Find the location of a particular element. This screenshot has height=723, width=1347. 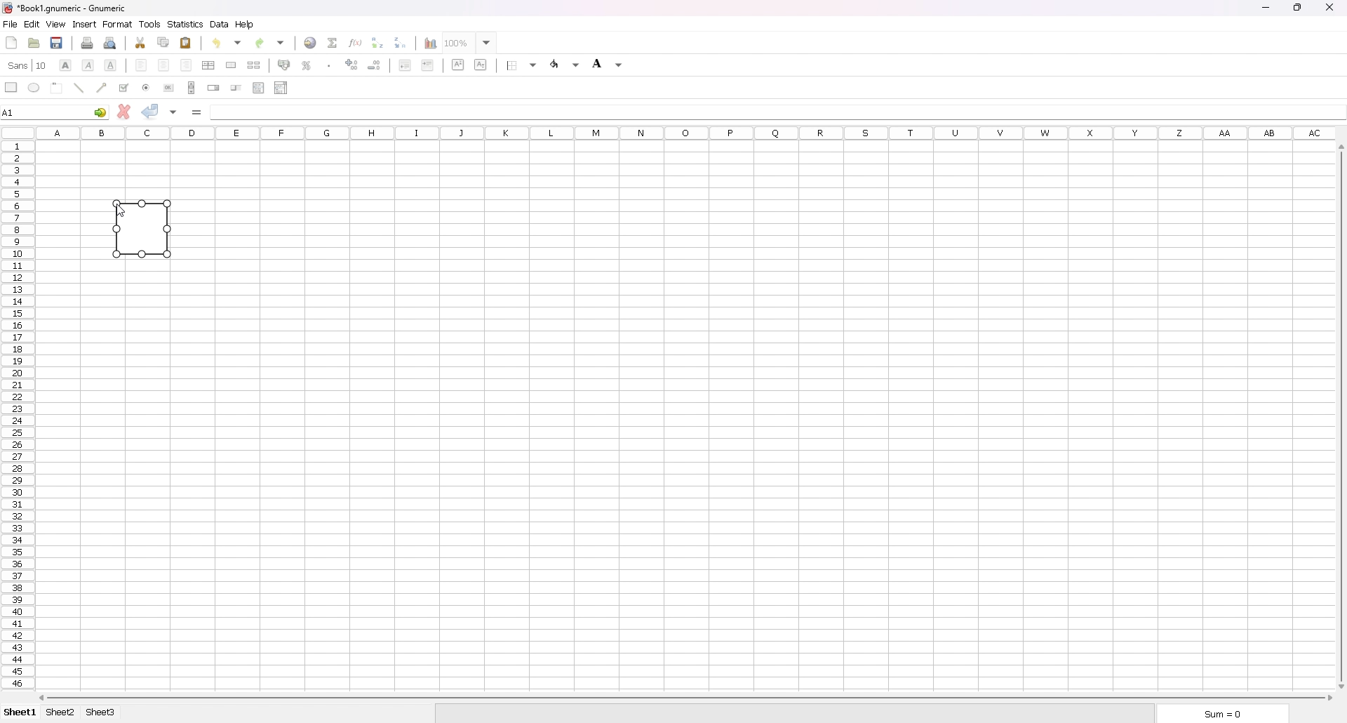

background is located at coordinates (608, 64).